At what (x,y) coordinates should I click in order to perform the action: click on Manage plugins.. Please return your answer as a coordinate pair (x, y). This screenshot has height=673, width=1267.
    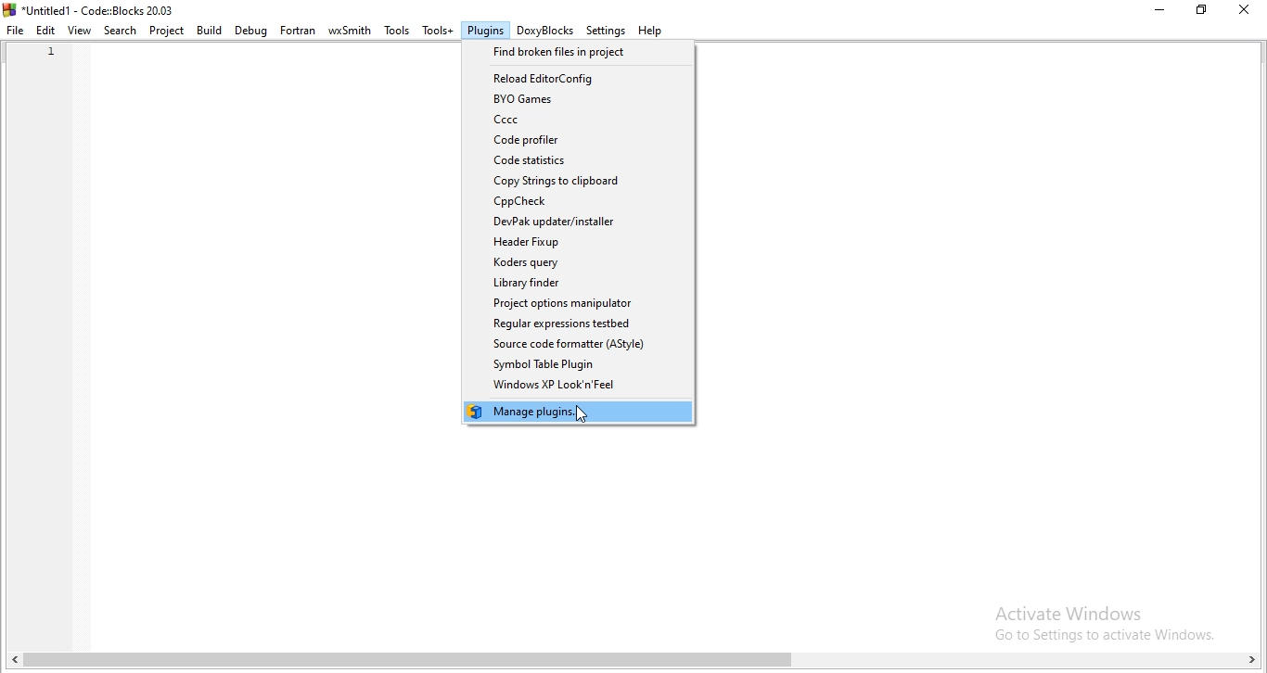
    Looking at the image, I should click on (577, 412).